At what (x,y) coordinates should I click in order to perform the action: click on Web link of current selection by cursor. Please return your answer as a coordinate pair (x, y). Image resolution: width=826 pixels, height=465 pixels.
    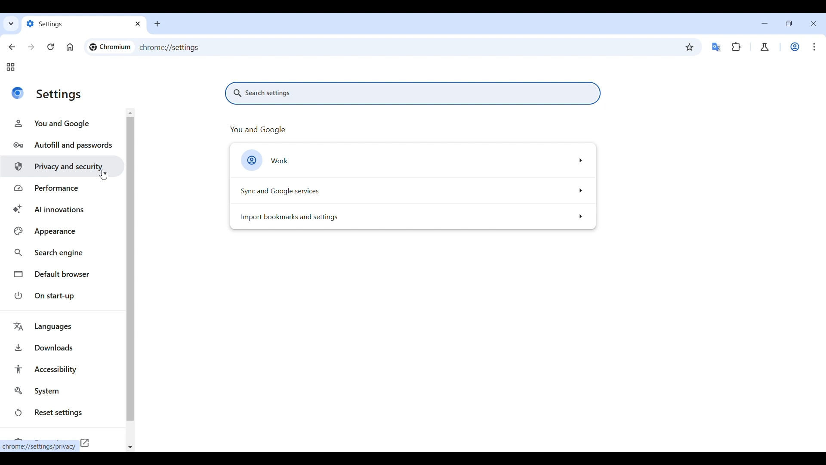
    Looking at the image, I should click on (39, 447).